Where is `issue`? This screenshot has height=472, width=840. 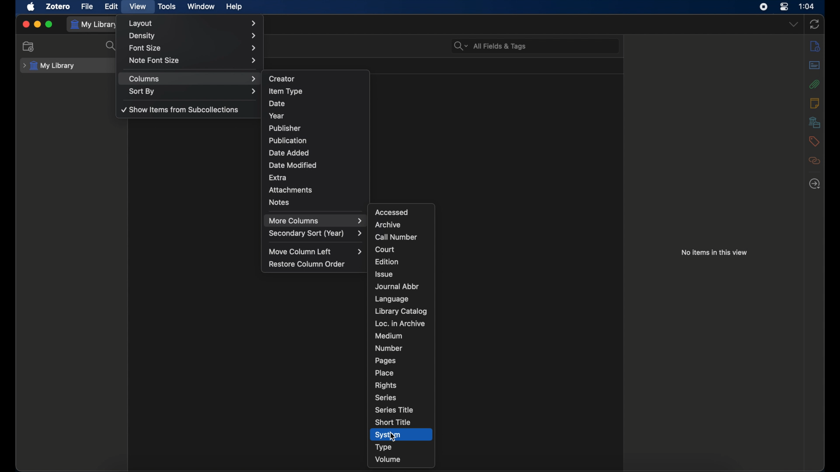
issue is located at coordinates (384, 274).